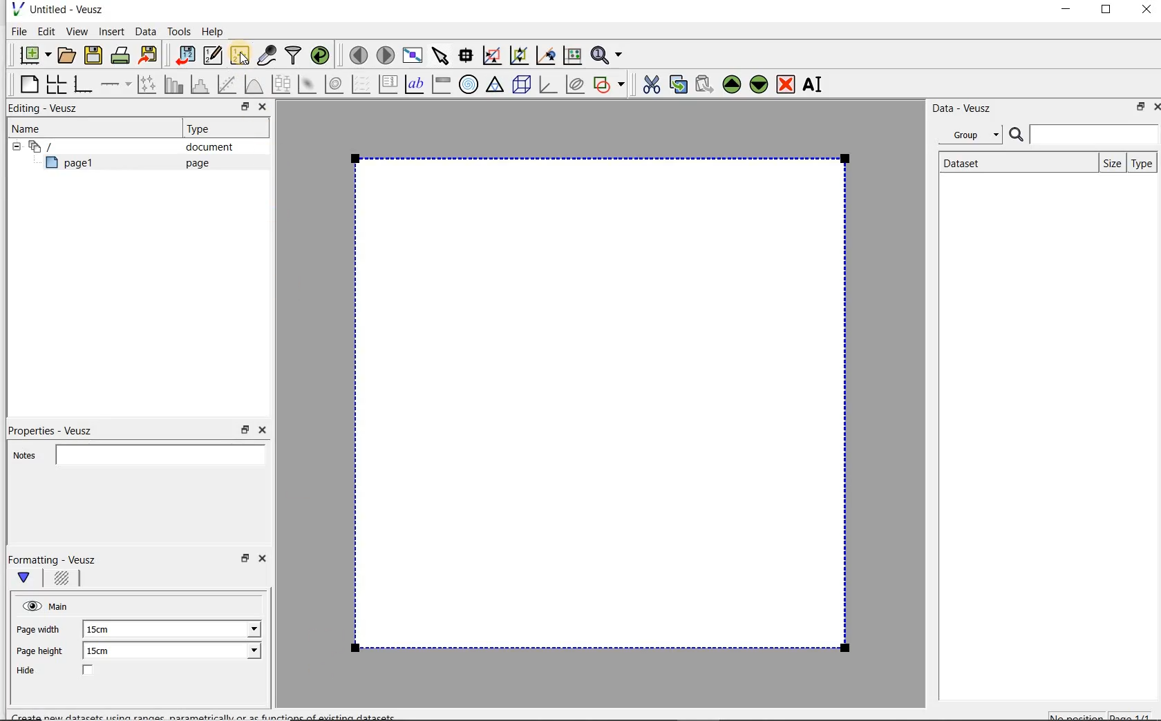 The width and height of the screenshot is (1161, 721). What do you see at coordinates (265, 561) in the screenshot?
I see `Close` at bounding box center [265, 561].